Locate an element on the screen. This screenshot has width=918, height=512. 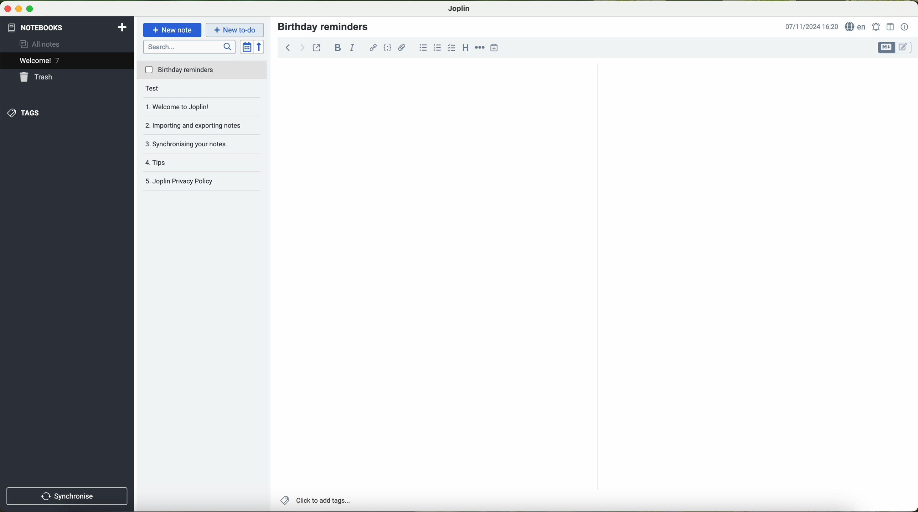
tips is located at coordinates (170, 160).